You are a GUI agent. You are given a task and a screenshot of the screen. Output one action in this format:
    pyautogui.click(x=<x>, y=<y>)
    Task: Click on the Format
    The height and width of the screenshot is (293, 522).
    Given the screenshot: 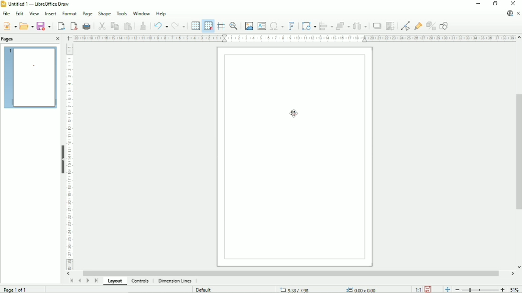 What is the action you would take?
    pyautogui.click(x=69, y=14)
    